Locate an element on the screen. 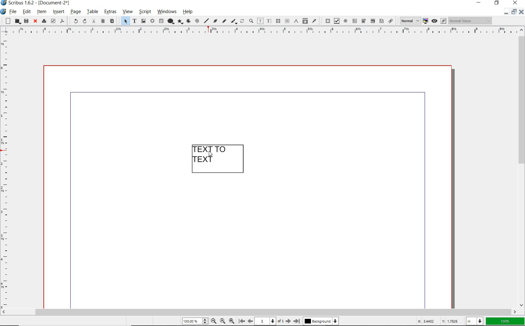 This screenshot has width=525, height=326. calligraphic line is located at coordinates (234, 21).